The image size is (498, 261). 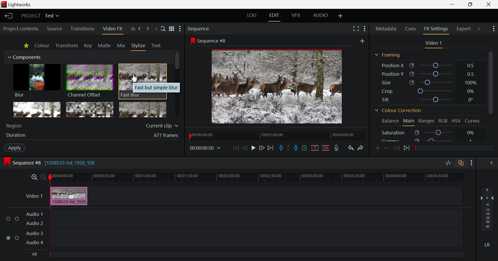 I want to click on Project contents, so click(x=22, y=29).